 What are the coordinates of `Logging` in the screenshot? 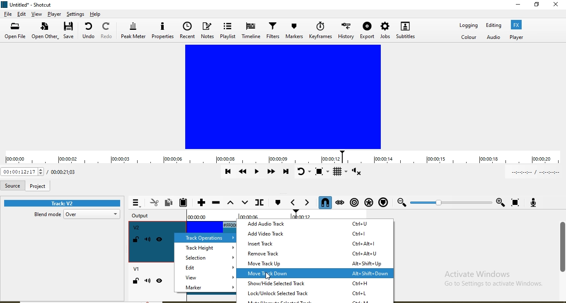 It's located at (467, 26).